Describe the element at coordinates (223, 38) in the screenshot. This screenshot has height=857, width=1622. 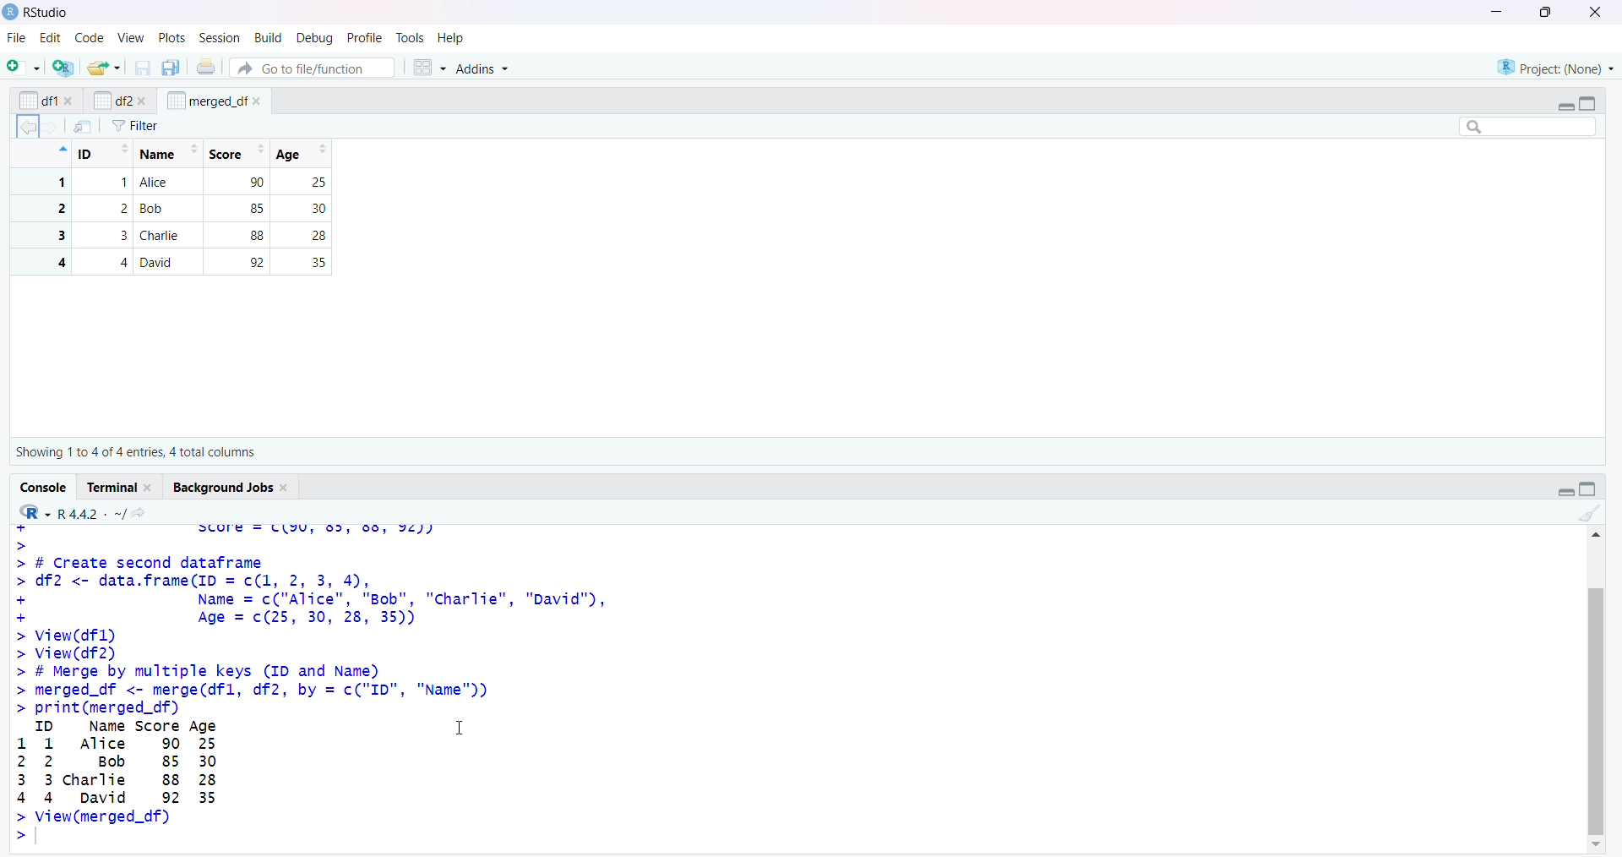
I see `session` at that location.